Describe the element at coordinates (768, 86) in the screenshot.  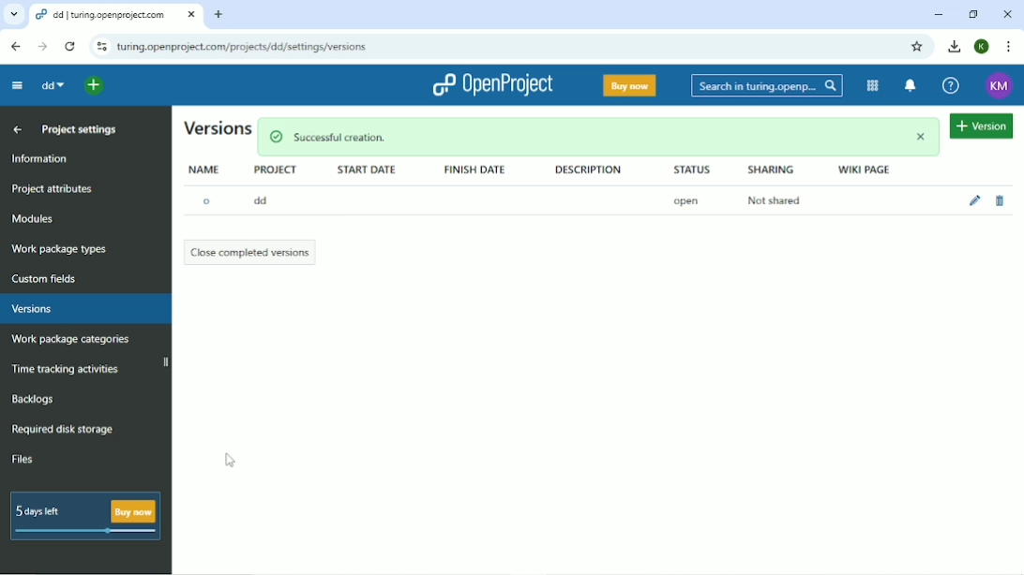
I see `Search` at that location.